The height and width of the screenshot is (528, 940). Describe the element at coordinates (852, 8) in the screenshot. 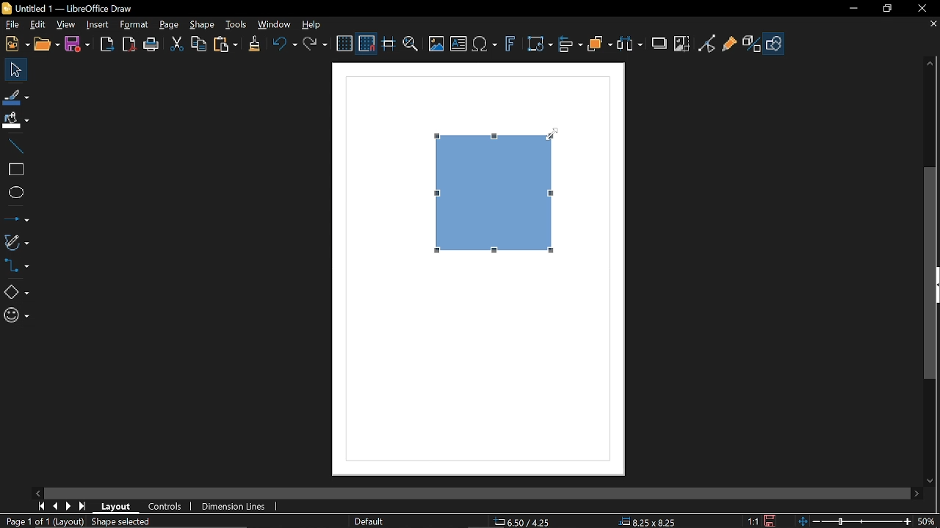

I see `Minimize` at that location.